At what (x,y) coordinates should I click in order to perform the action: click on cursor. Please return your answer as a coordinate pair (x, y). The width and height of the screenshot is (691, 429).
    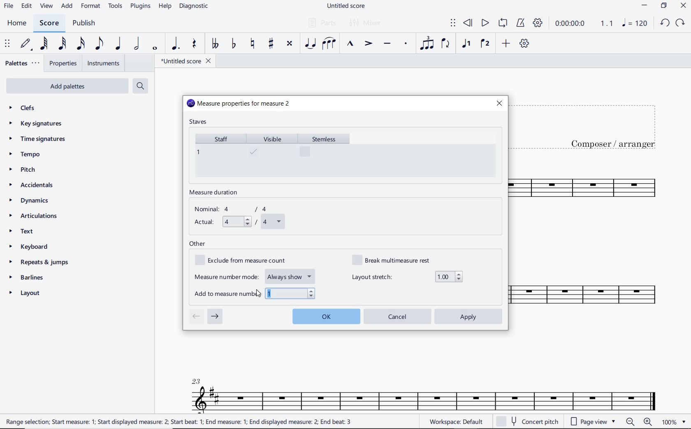
    Looking at the image, I should click on (258, 296).